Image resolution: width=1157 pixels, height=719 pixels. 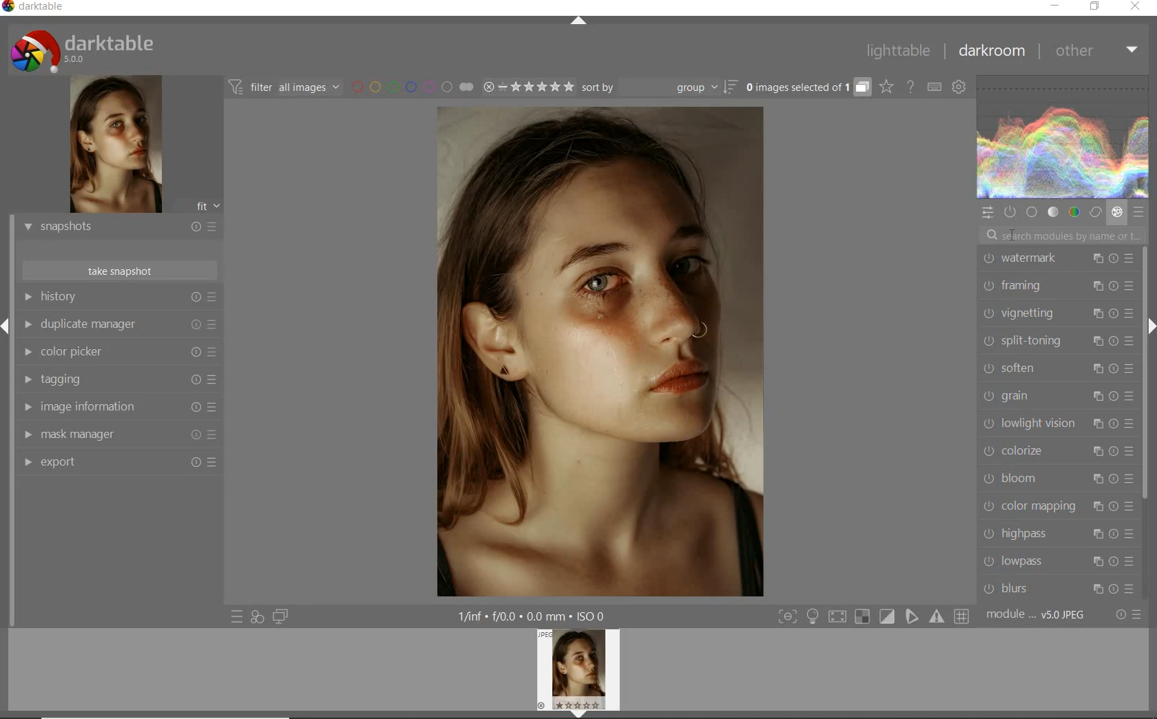 What do you see at coordinates (901, 50) in the screenshot?
I see `lighttable` at bounding box center [901, 50].